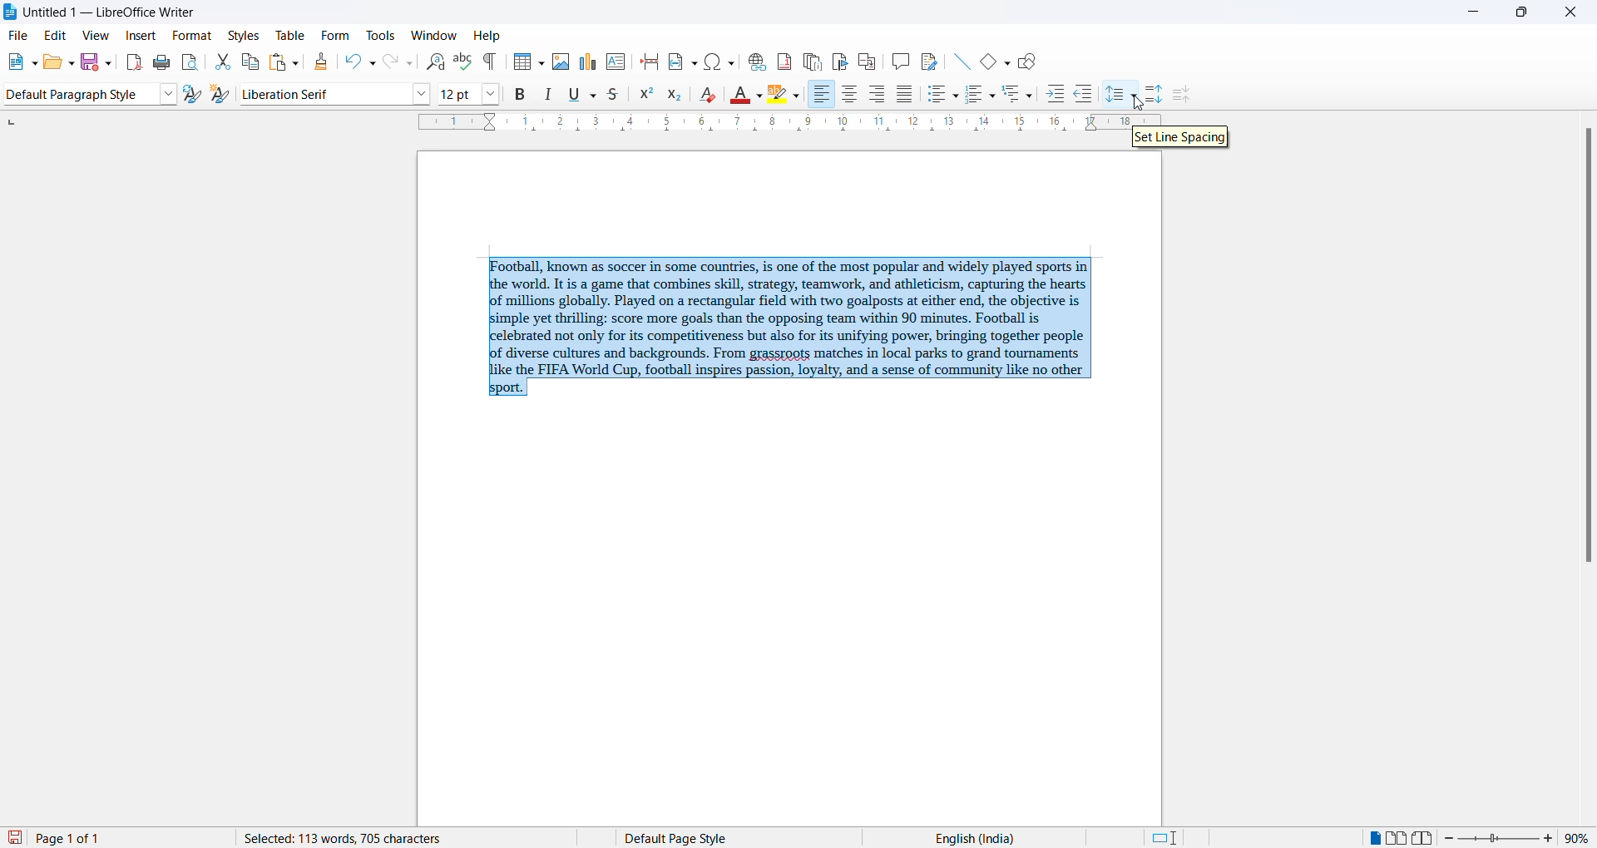 The height and width of the screenshot is (848, 1597). I want to click on text align center, so click(850, 95).